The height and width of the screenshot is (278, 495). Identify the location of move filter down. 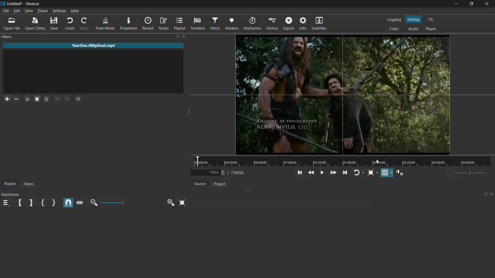
(67, 99).